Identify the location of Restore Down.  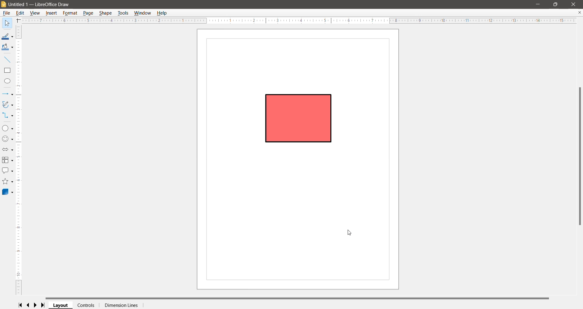
(556, 5).